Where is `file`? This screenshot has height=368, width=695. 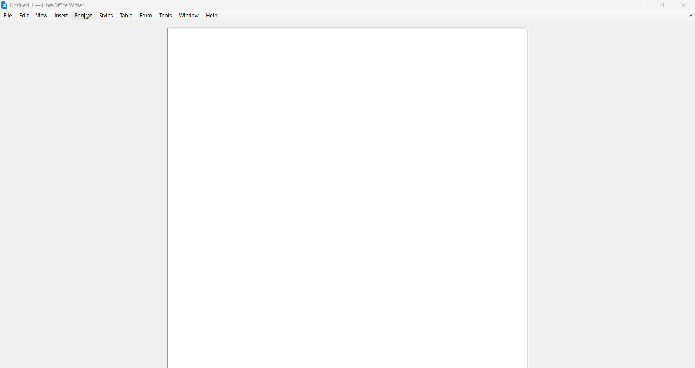
file is located at coordinates (8, 16).